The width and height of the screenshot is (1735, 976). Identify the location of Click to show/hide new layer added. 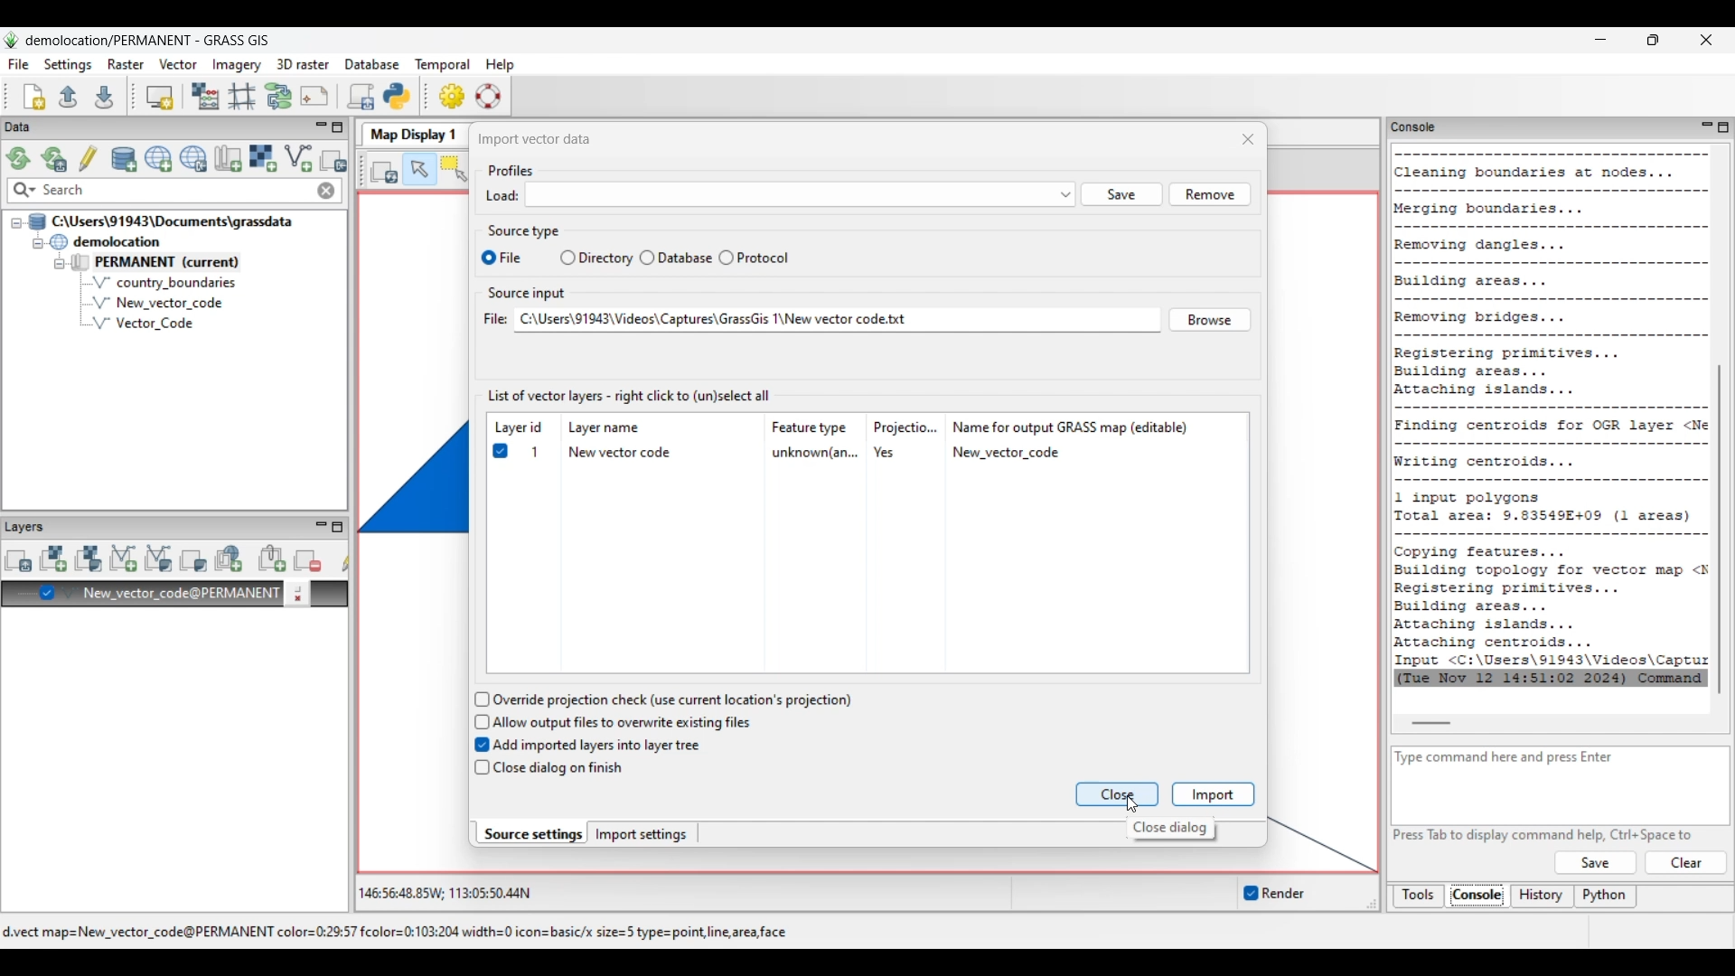
(47, 593).